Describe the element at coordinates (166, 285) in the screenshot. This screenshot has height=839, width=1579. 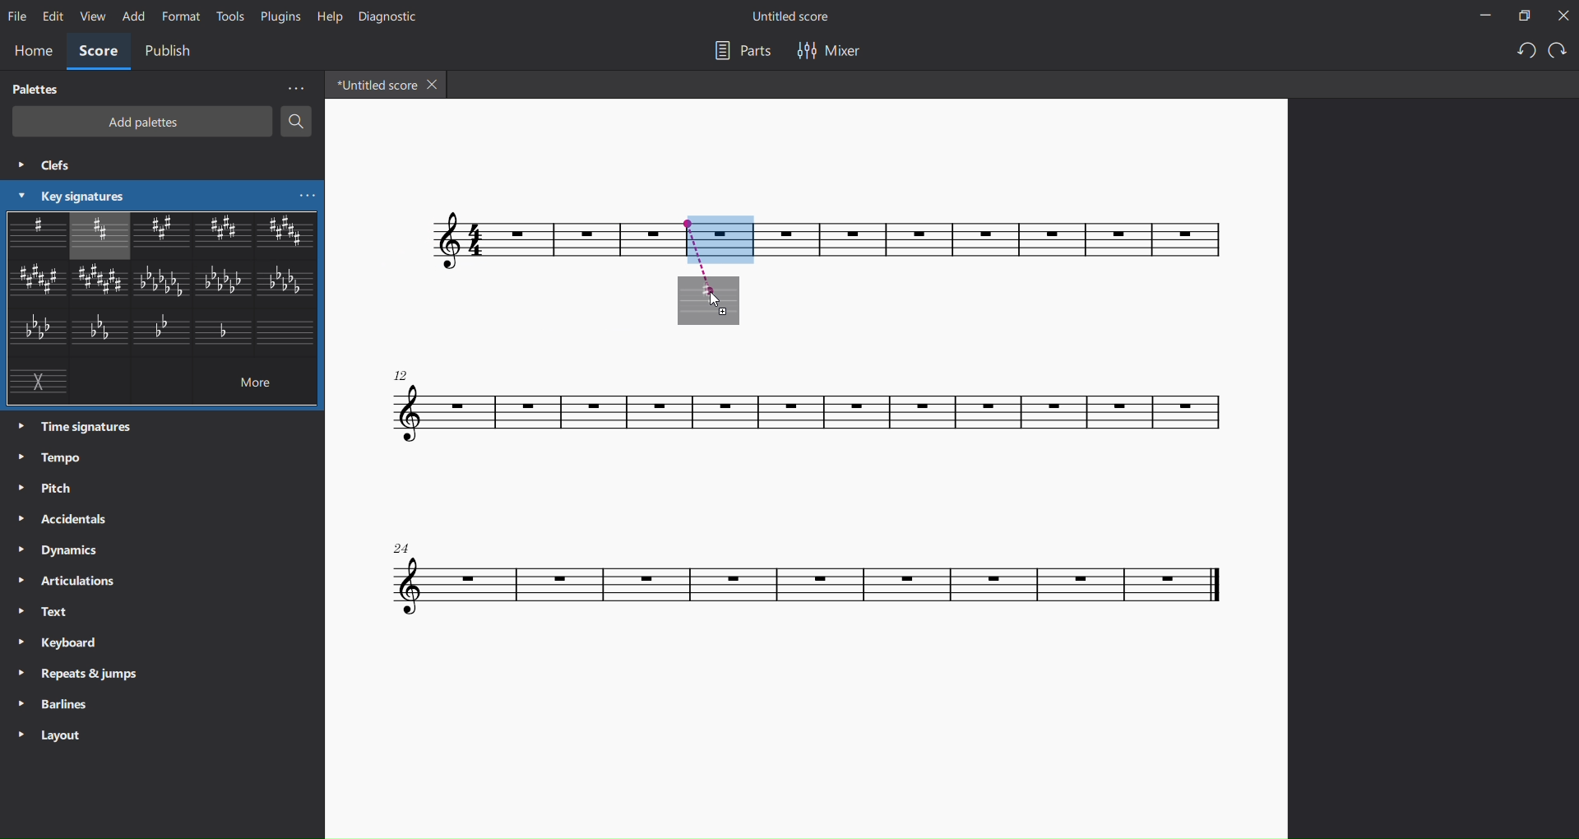
I see `other key signatures` at that location.